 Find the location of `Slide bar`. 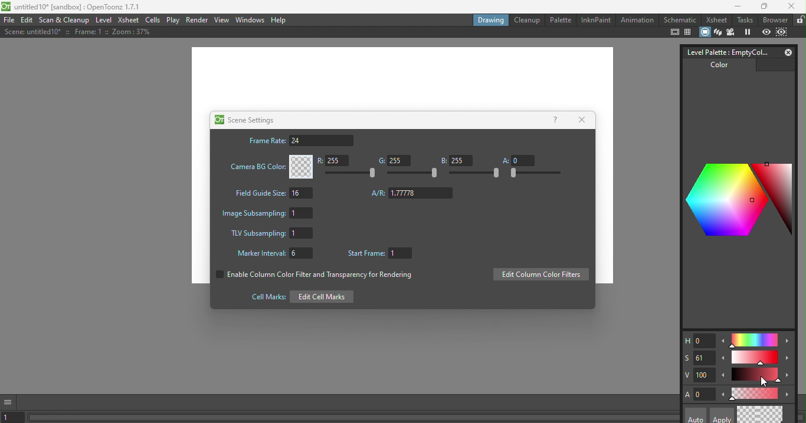

Slide bar is located at coordinates (475, 174).